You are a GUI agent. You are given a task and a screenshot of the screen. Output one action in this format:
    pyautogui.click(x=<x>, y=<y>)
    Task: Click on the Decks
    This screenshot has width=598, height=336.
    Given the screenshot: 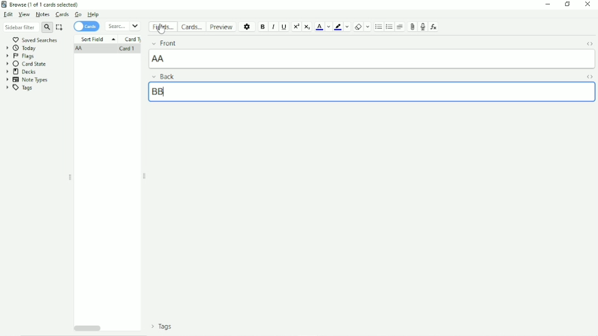 What is the action you would take?
    pyautogui.click(x=21, y=72)
    